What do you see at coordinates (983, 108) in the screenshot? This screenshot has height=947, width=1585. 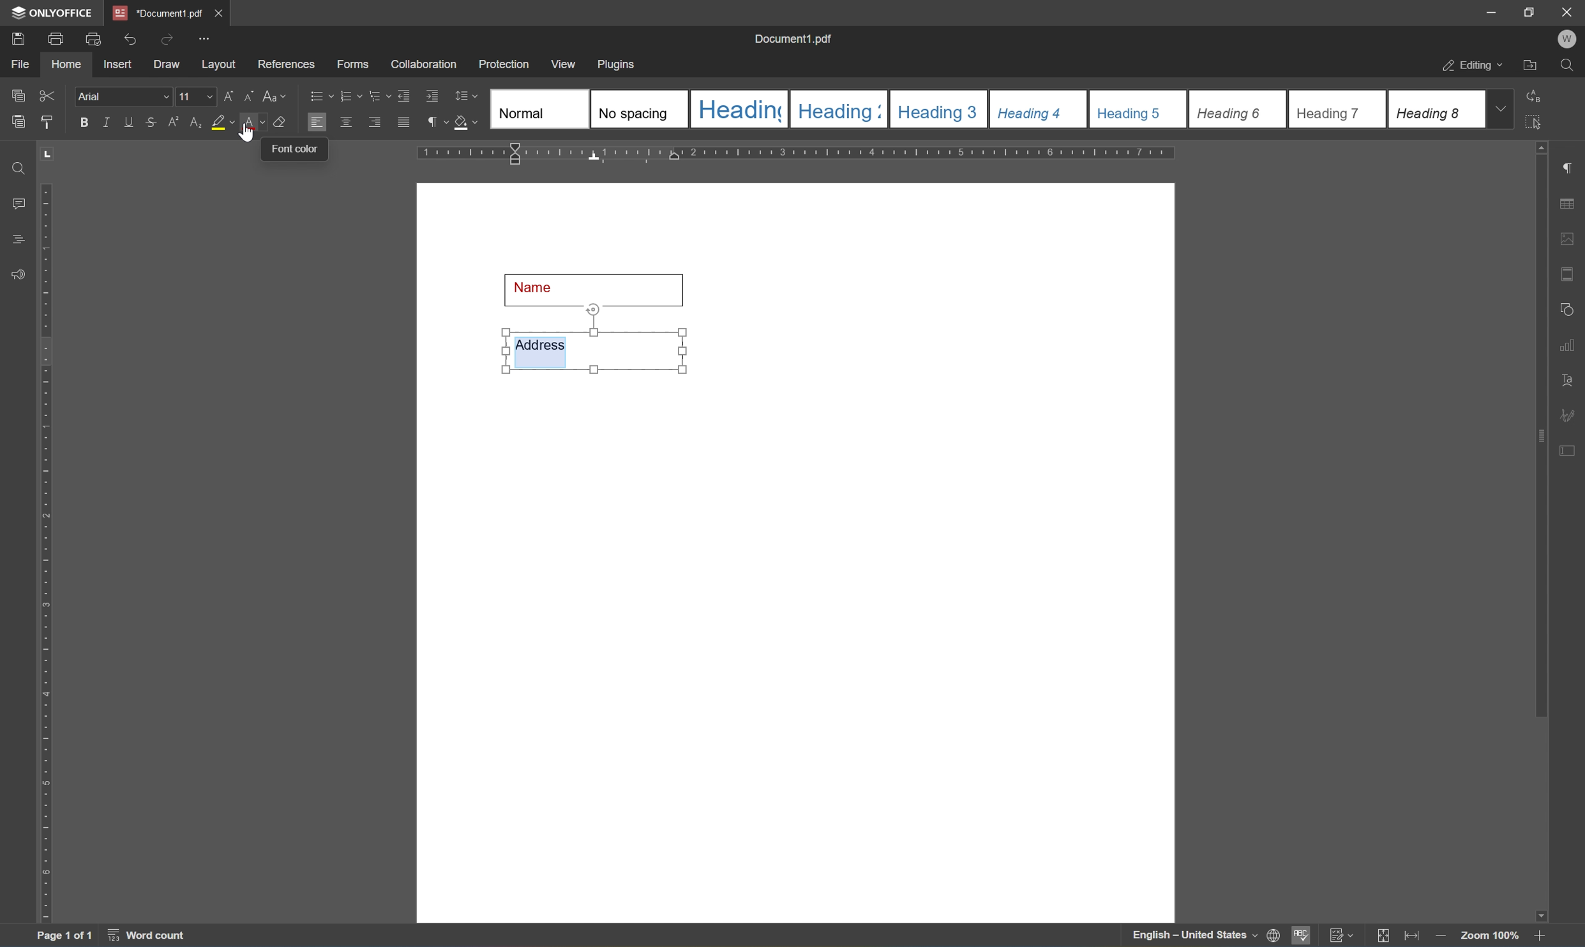 I see `type of slides` at bounding box center [983, 108].